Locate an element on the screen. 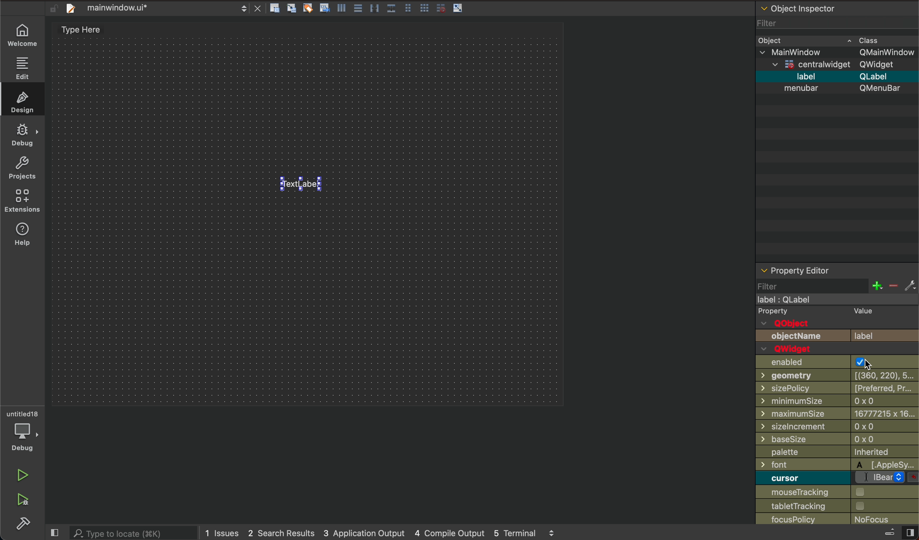  Qlable is located at coordinates (875, 75).